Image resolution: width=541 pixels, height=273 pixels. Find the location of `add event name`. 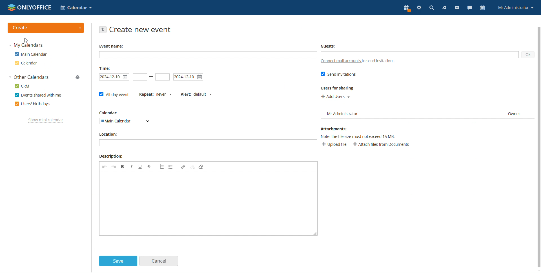

add event name is located at coordinates (208, 55).